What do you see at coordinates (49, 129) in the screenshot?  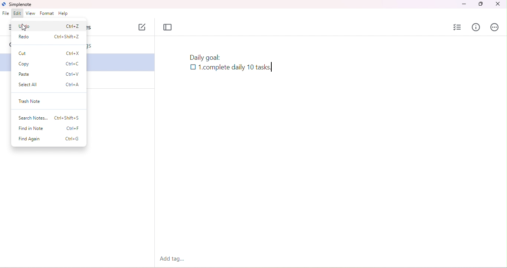 I see `find in note` at bounding box center [49, 129].